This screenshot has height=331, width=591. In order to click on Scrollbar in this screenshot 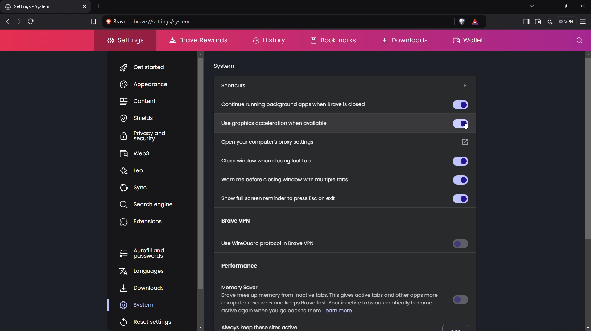, I will do `click(205, 190)`.